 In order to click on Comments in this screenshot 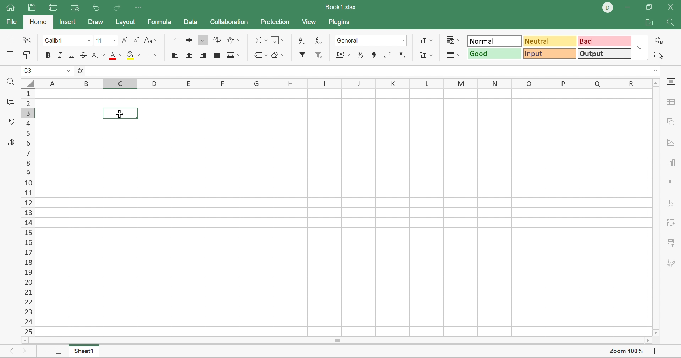, I will do `click(10, 102)`.